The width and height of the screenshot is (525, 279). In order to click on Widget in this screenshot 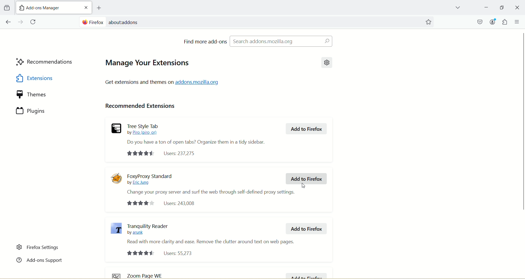, I will do `click(504, 22)`.